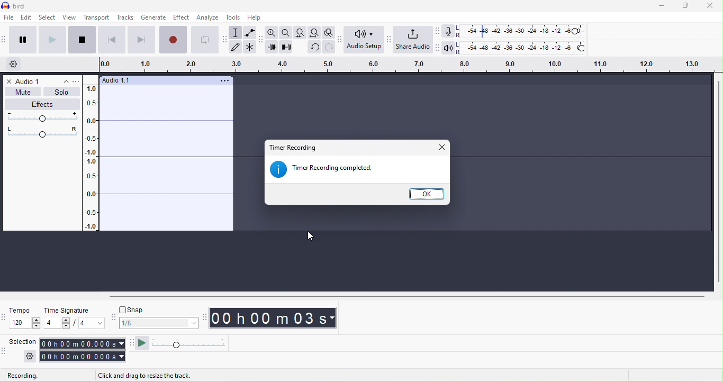 The width and height of the screenshot is (723, 382). I want to click on playback level, so click(526, 48).